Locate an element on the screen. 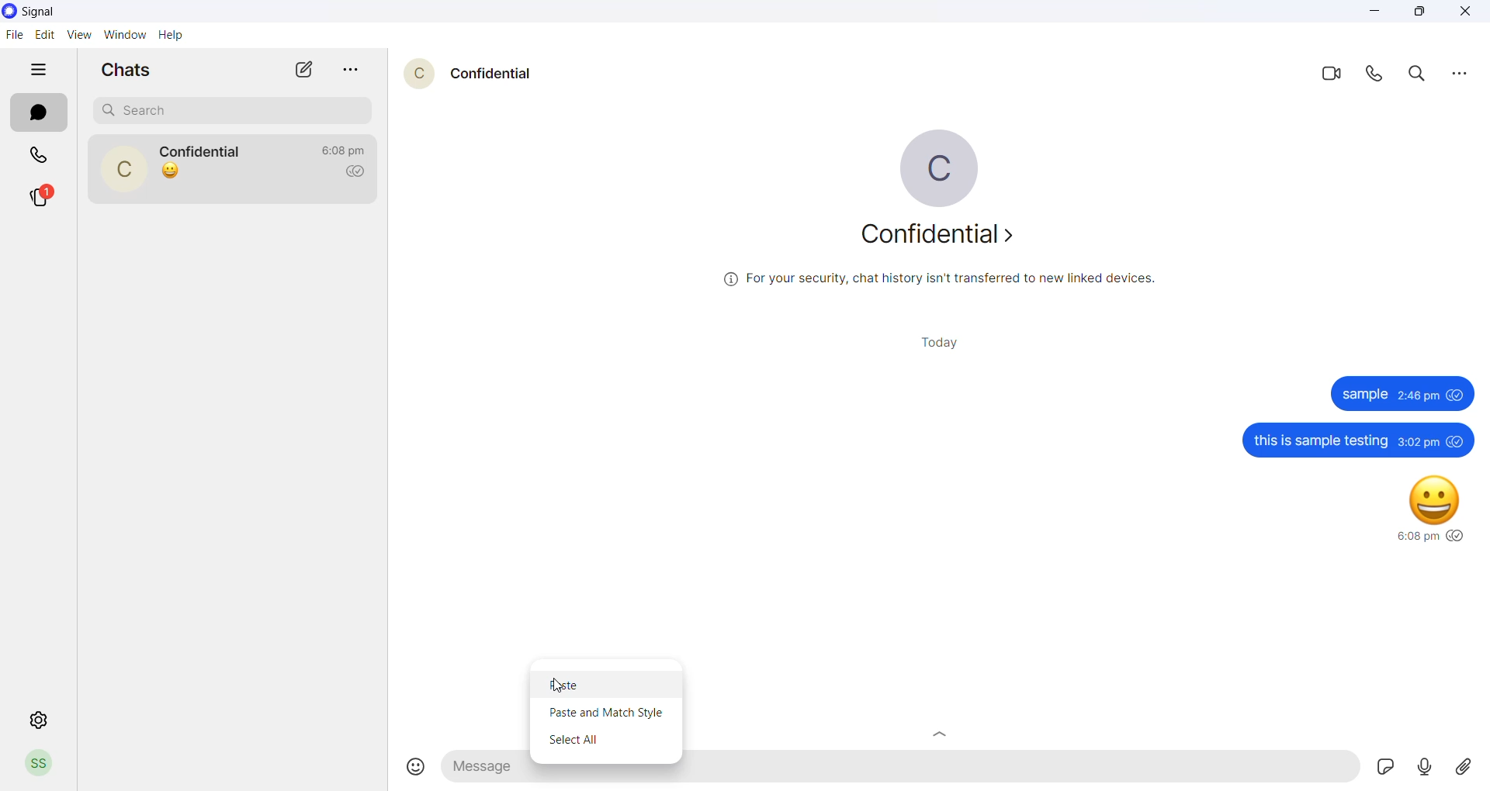 The height and width of the screenshot is (791, 1490). view is located at coordinates (80, 34).